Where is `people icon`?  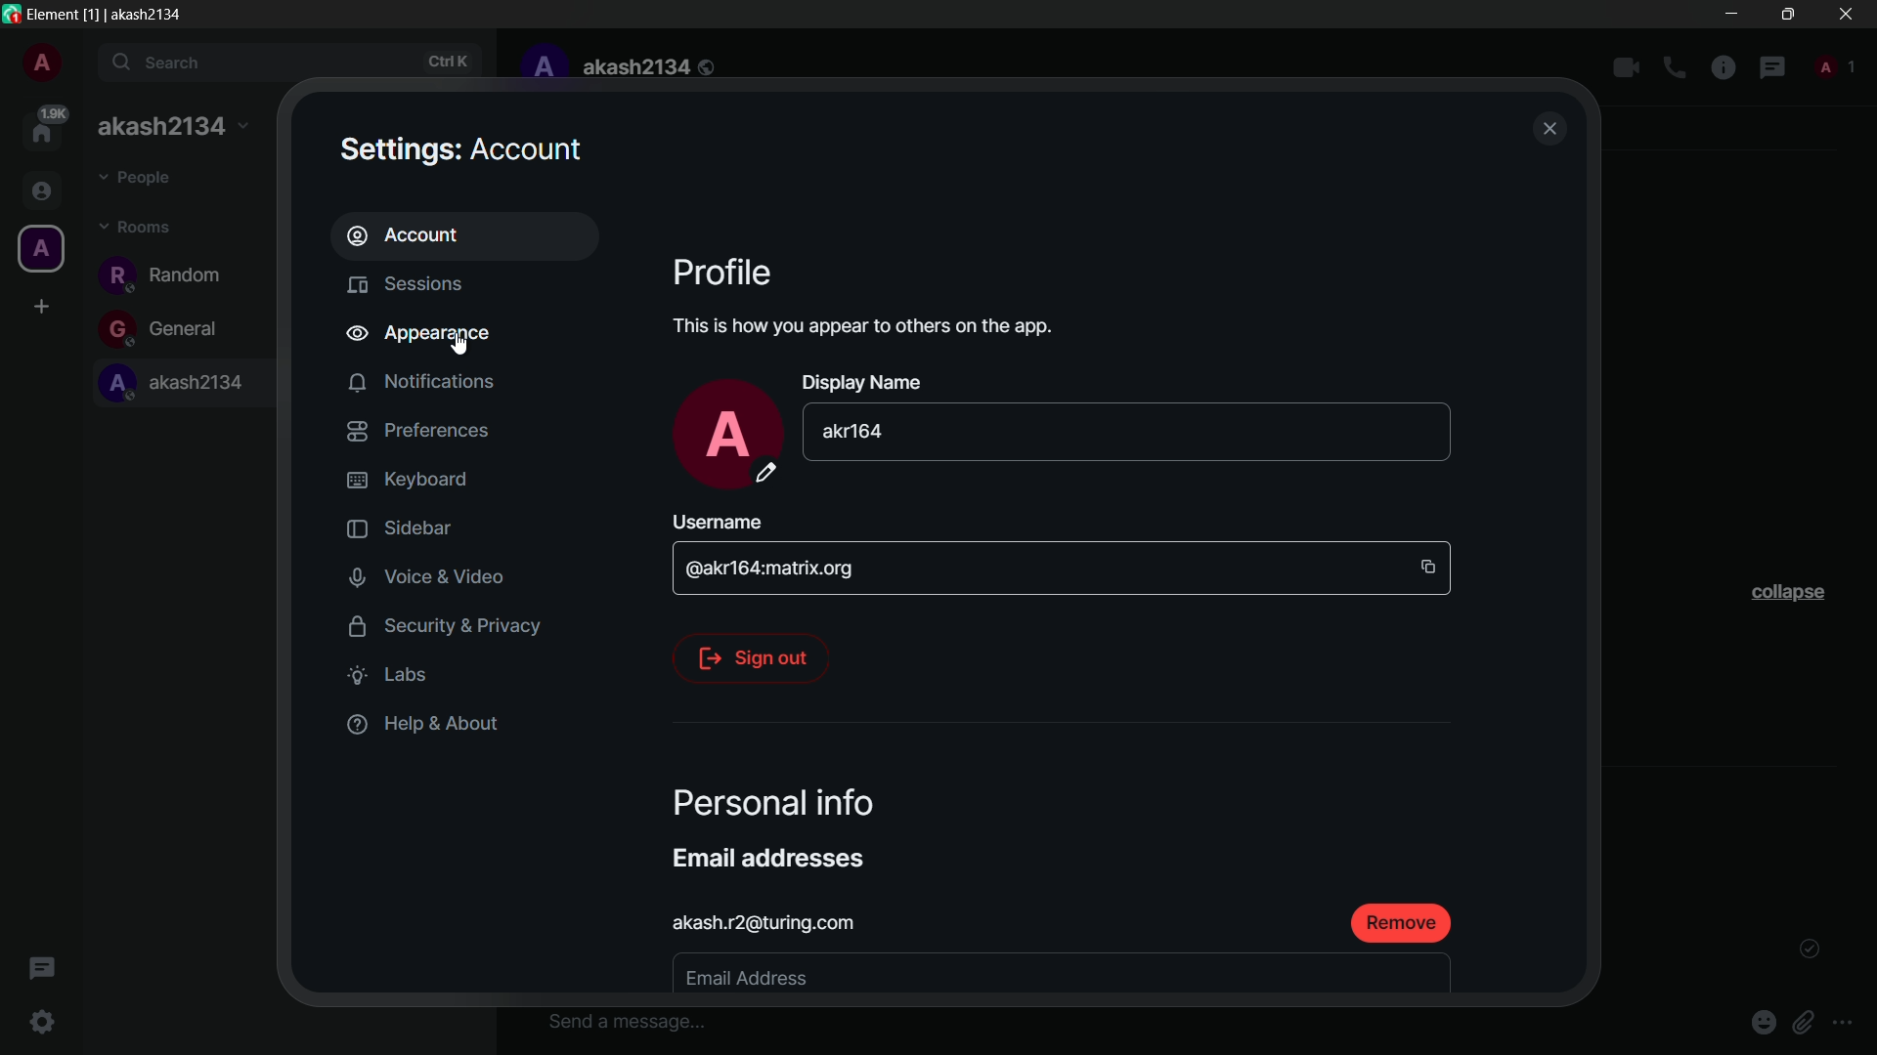 people icon is located at coordinates (39, 192).